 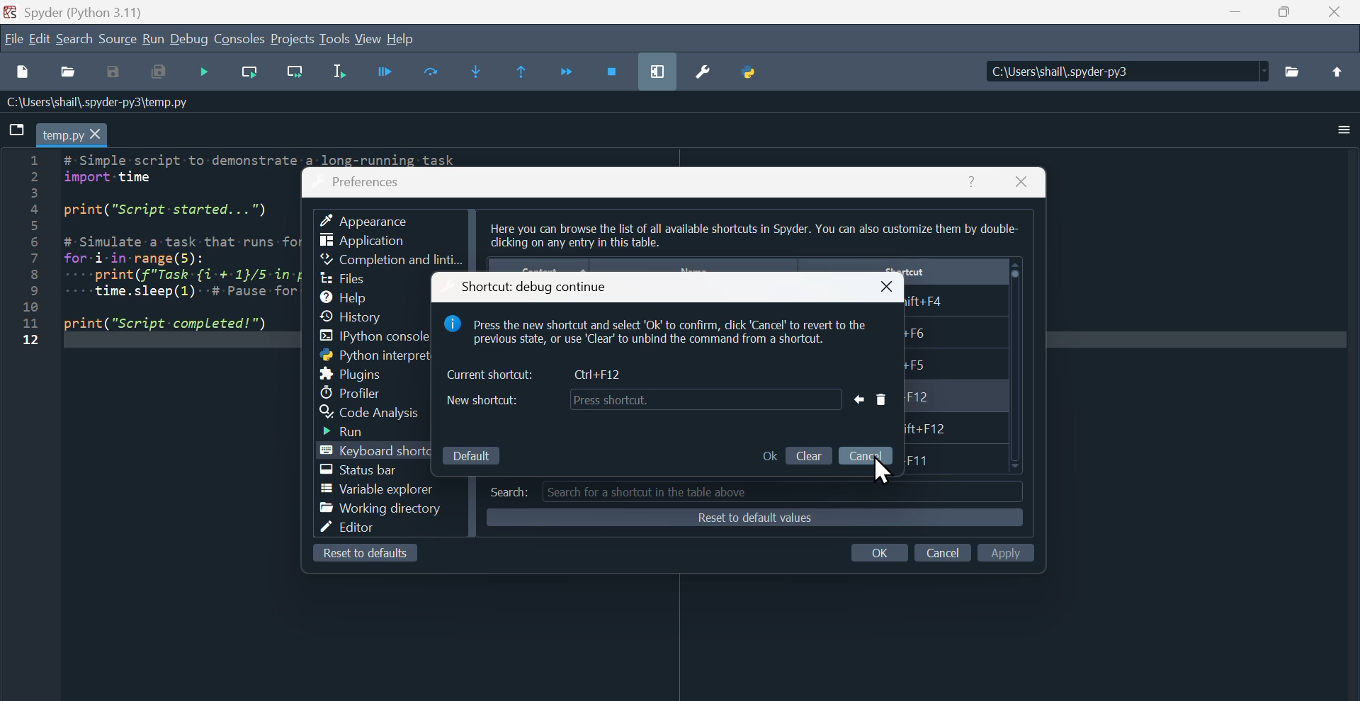 I want to click on note, so click(x=655, y=329).